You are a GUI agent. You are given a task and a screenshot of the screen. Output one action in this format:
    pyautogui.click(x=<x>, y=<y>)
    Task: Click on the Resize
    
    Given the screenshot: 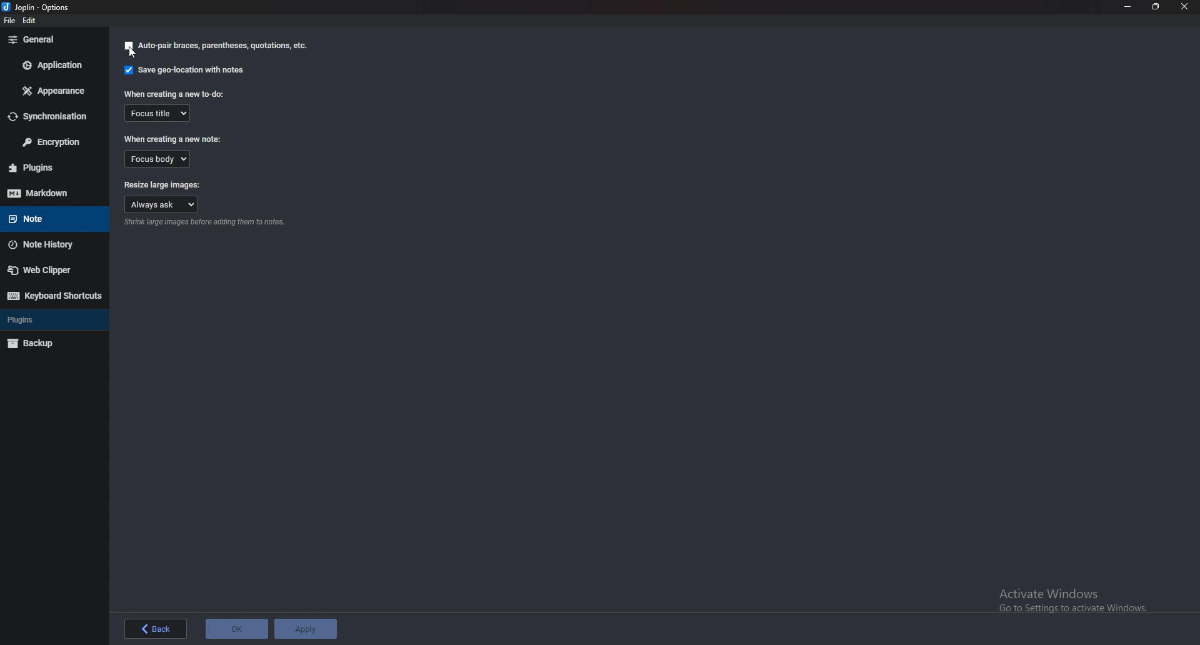 What is the action you would take?
    pyautogui.click(x=1156, y=6)
    